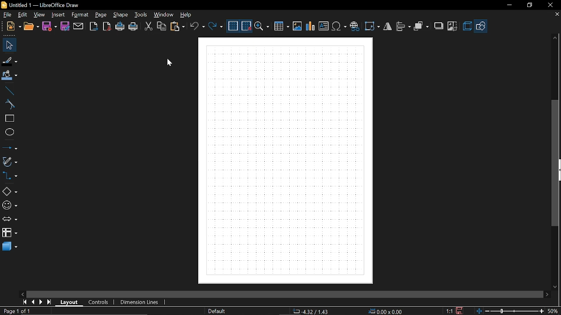 The width and height of the screenshot is (561, 315). Describe the element at coordinates (70, 303) in the screenshot. I see `layout` at that location.